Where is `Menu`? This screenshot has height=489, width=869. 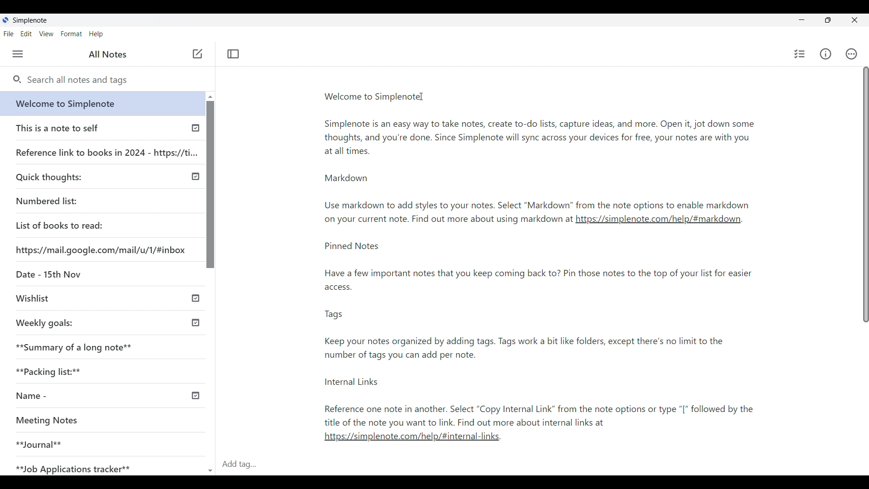
Menu is located at coordinates (18, 54).